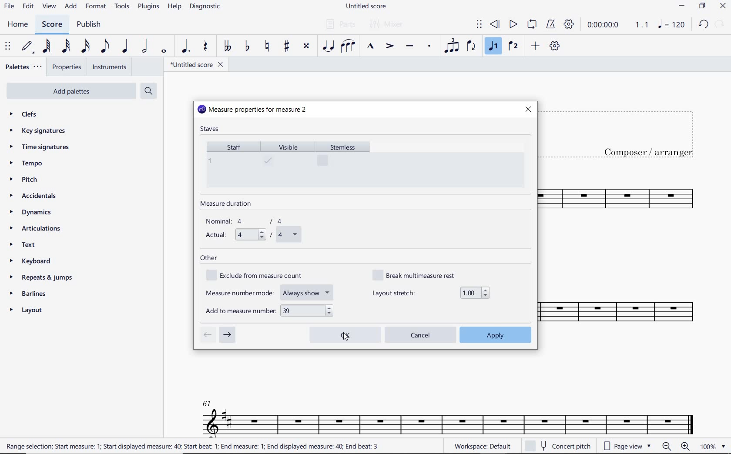 The image size is (731, 454). Describe the element at coordinates (36, 229) in the screenshot. I see `ARTICULATIONS` at that location.